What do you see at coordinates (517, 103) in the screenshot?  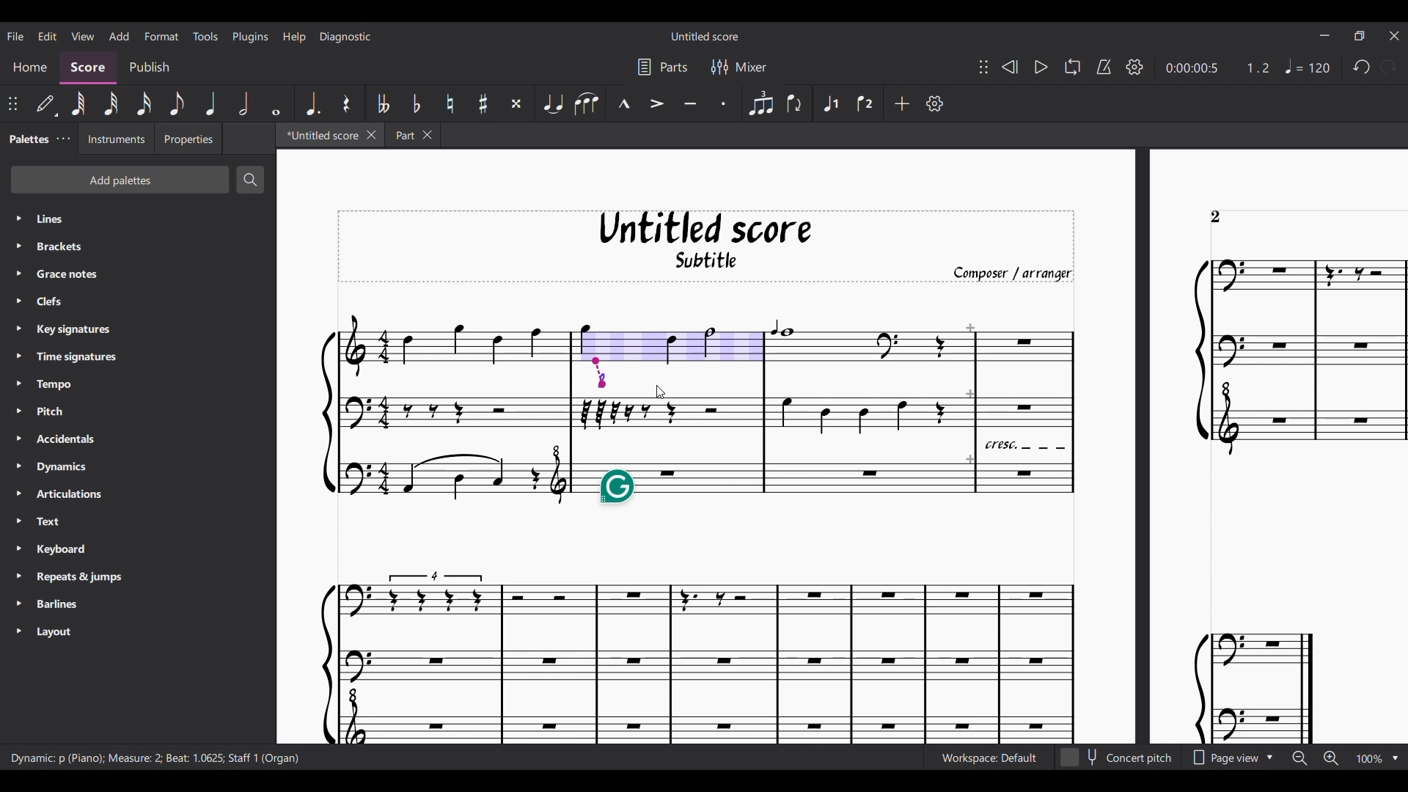 I see `Toggle double sharp` at bounding box center [517, 103].